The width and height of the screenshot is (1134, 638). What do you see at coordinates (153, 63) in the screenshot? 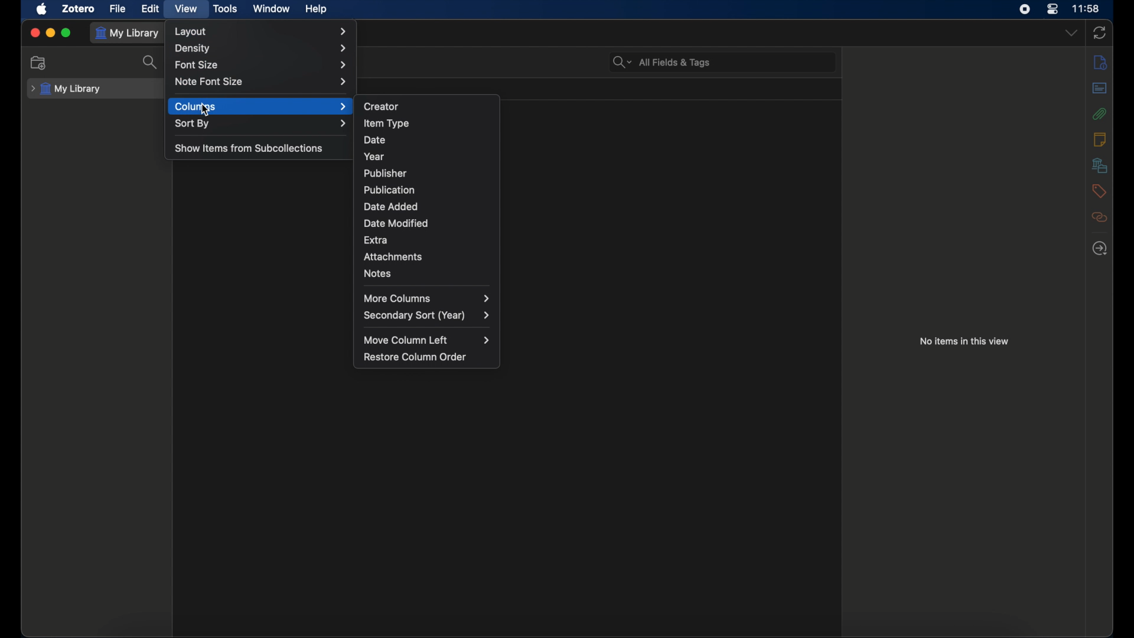
I see `search` at bounding box center [153, 63].